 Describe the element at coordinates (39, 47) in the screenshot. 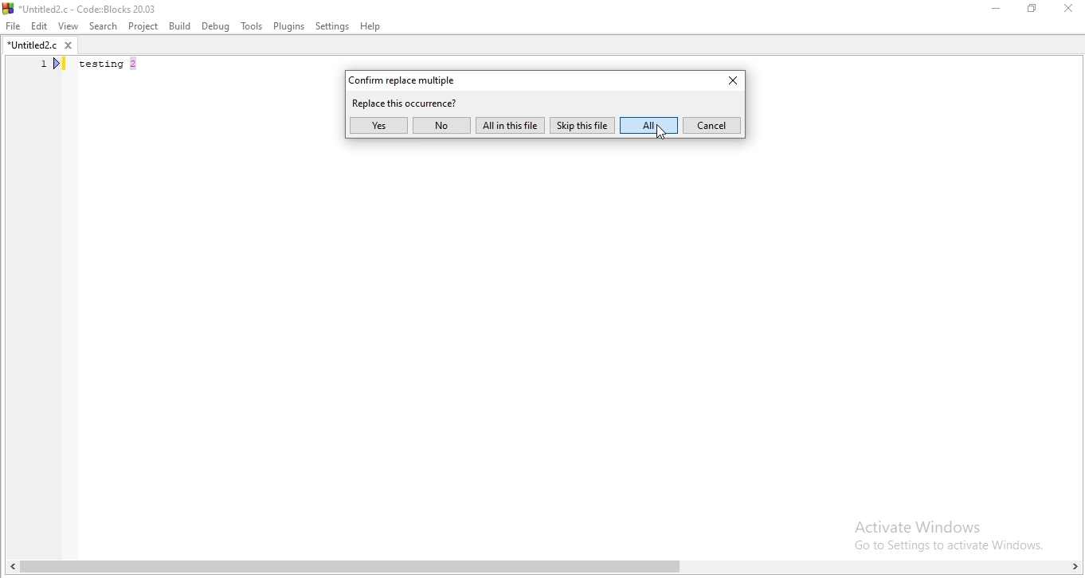

I see `*untitled2.c` at that location.